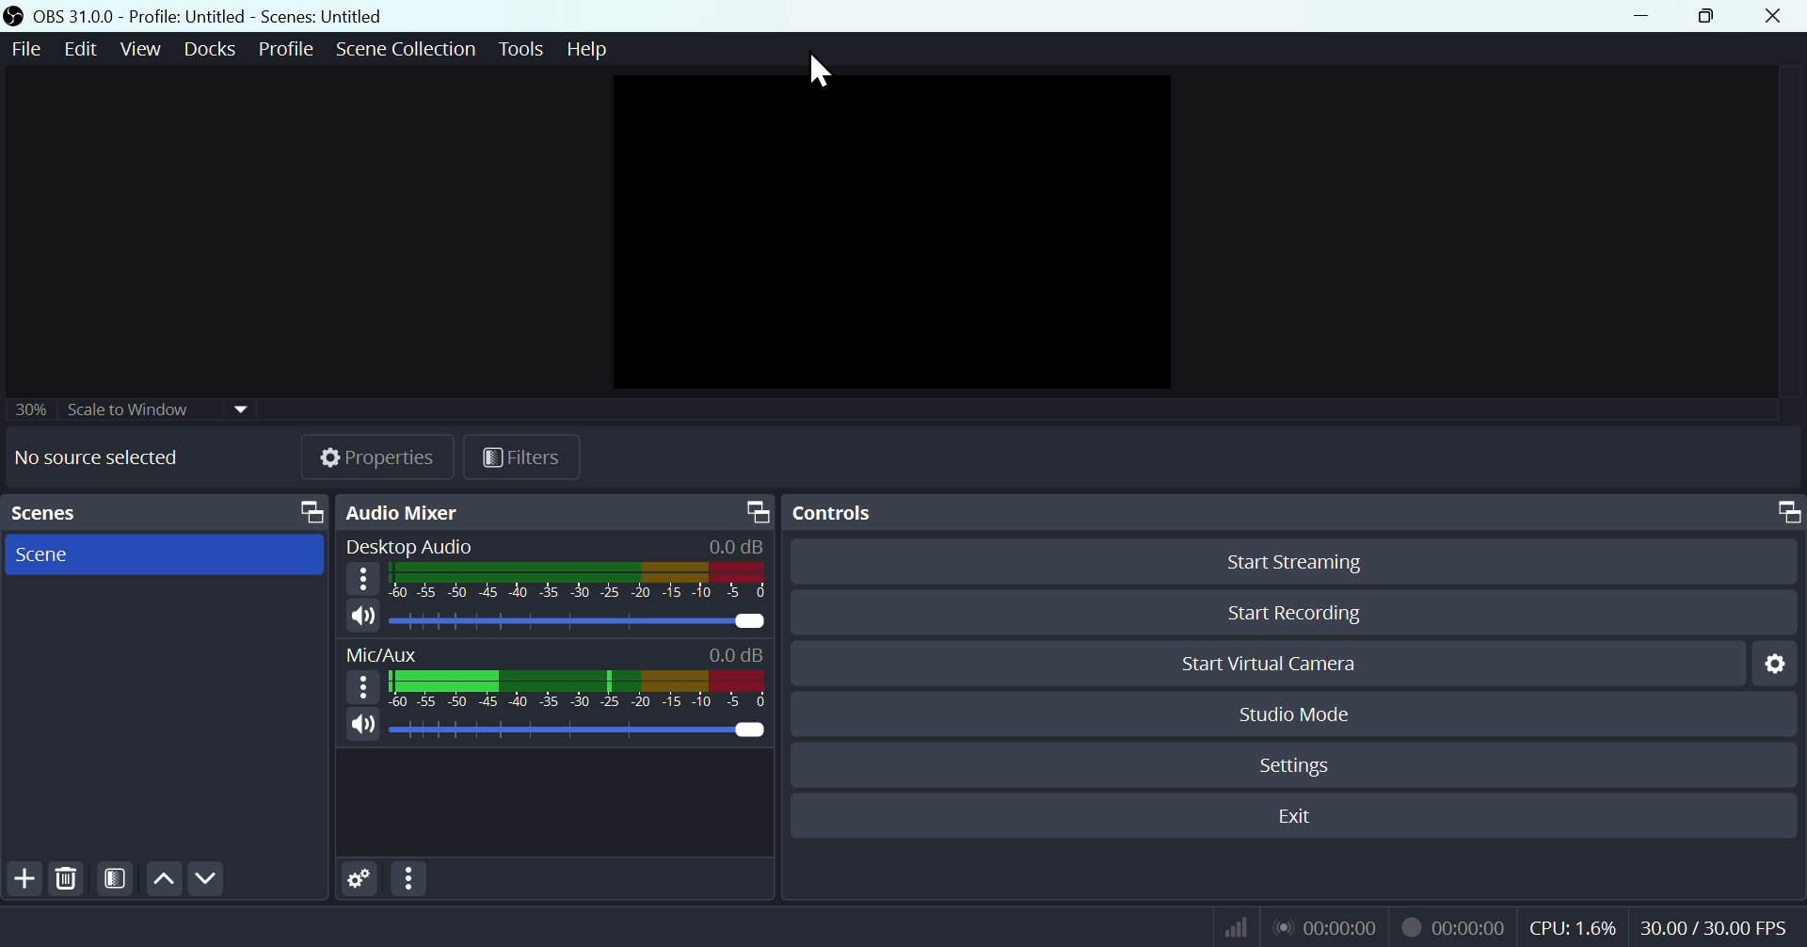 The height and width of the screenshot is (947, 1807). Describe the element at coordinates (1285, 664) in the screenshot. I see `Start virtual camera` at that location.